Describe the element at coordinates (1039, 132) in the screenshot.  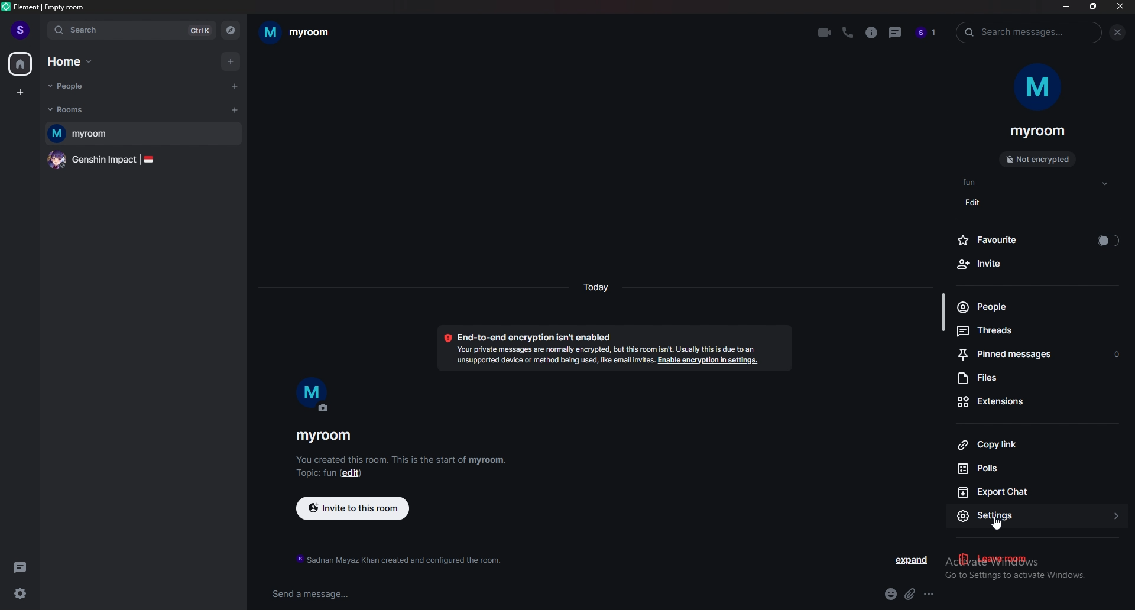
I see `myroom` at that location.